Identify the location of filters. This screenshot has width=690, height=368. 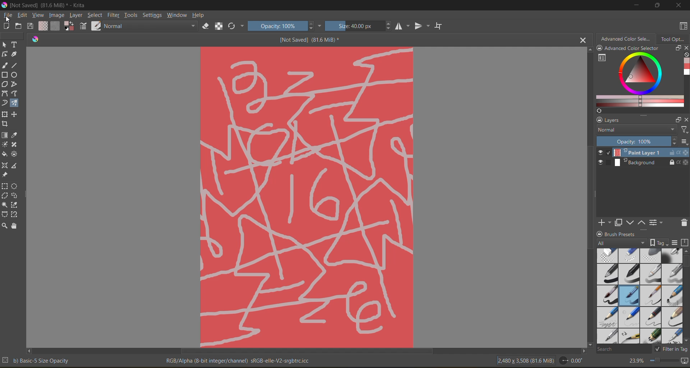
(684, 130).